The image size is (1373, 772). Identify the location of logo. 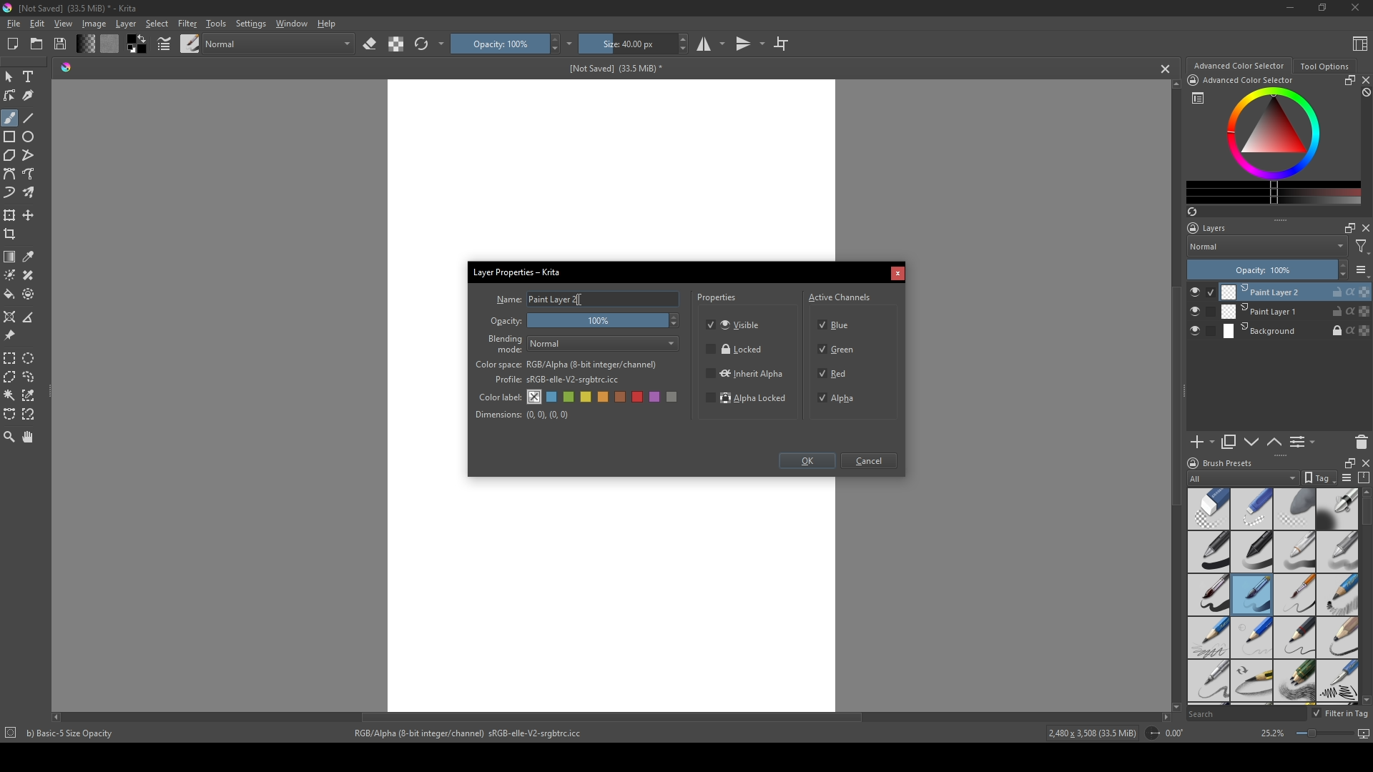
(9, 8).